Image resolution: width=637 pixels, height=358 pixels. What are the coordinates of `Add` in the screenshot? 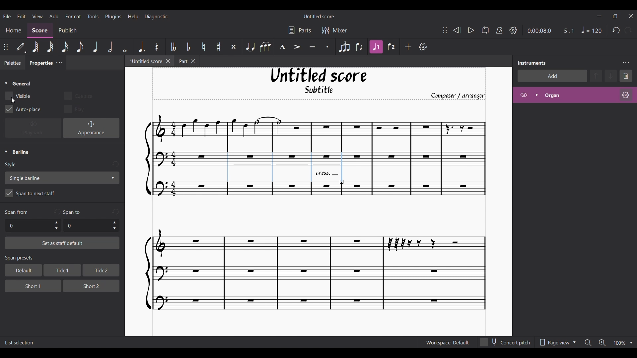 It's located at (408, 47).